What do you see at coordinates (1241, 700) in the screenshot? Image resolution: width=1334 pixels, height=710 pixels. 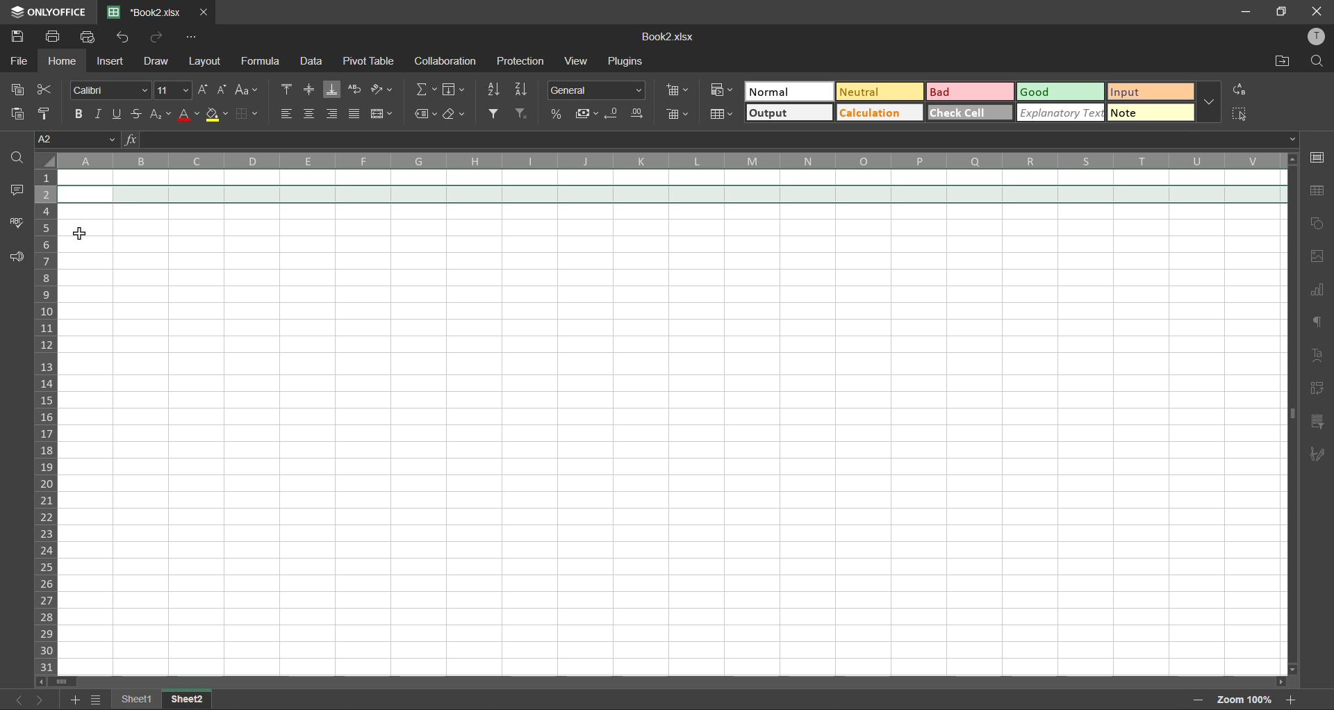 I see `zoom 100%` at bounding box center [1241, 700].